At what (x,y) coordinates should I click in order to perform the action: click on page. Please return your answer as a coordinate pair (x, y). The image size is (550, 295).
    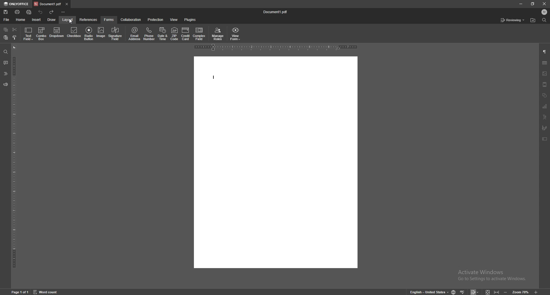
    Looking at the image, I should click on (20, 292).